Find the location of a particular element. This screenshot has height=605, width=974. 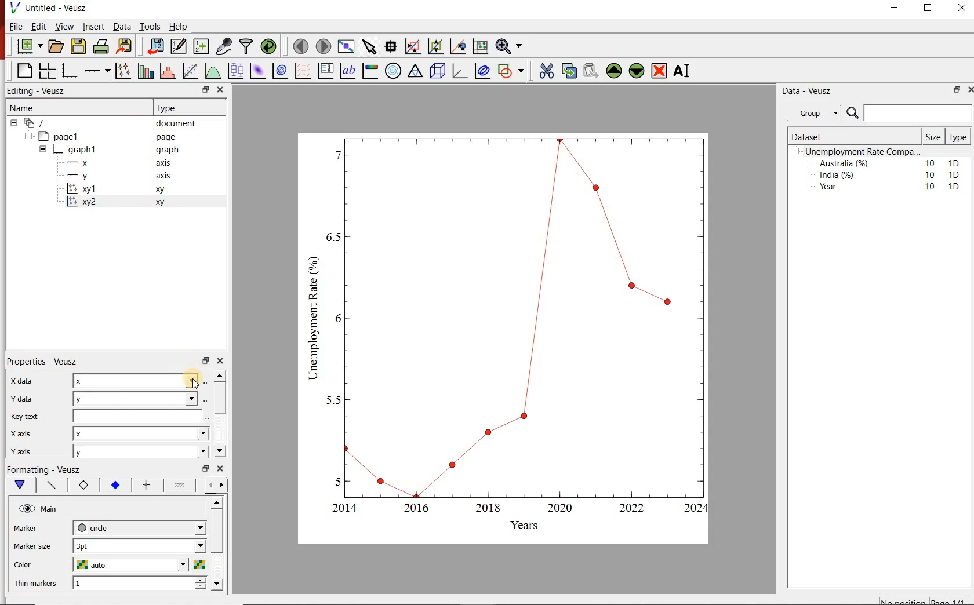

zoom funtions is located at coordinates (511, 45).